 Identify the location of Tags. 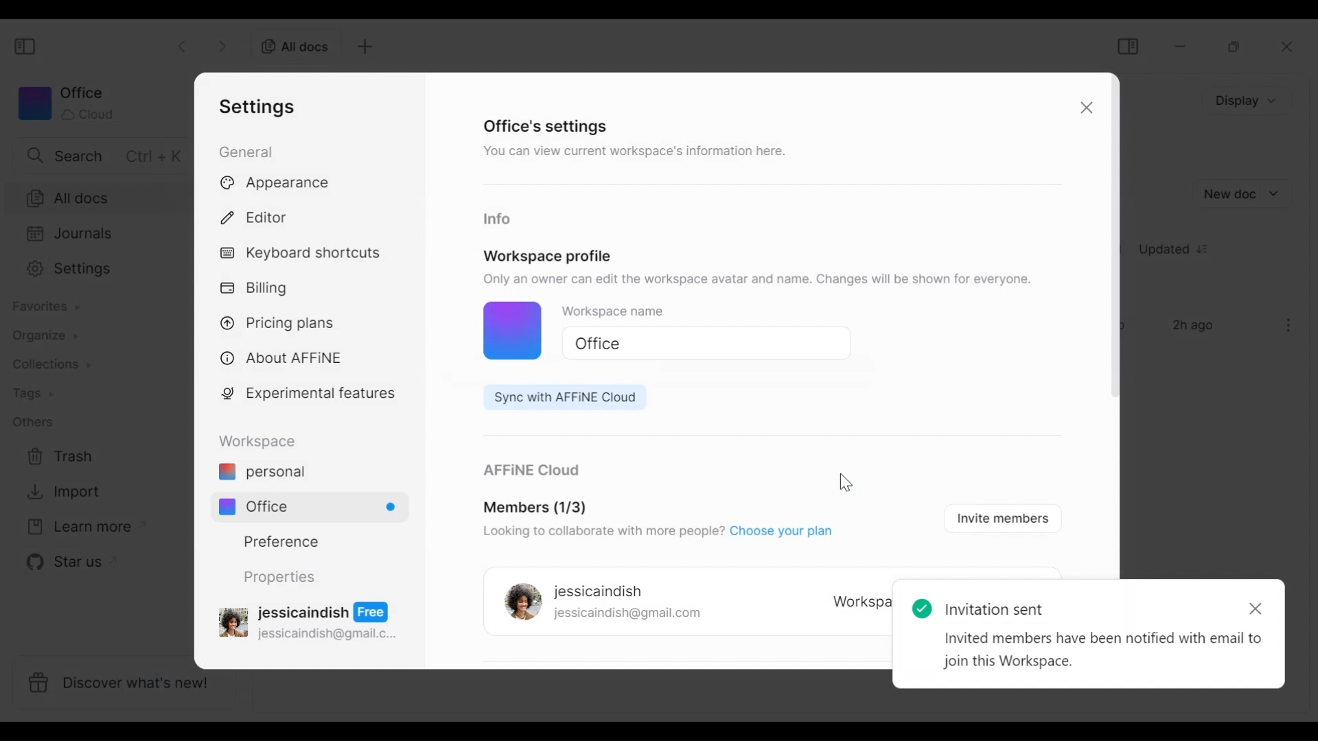
(32, 395).